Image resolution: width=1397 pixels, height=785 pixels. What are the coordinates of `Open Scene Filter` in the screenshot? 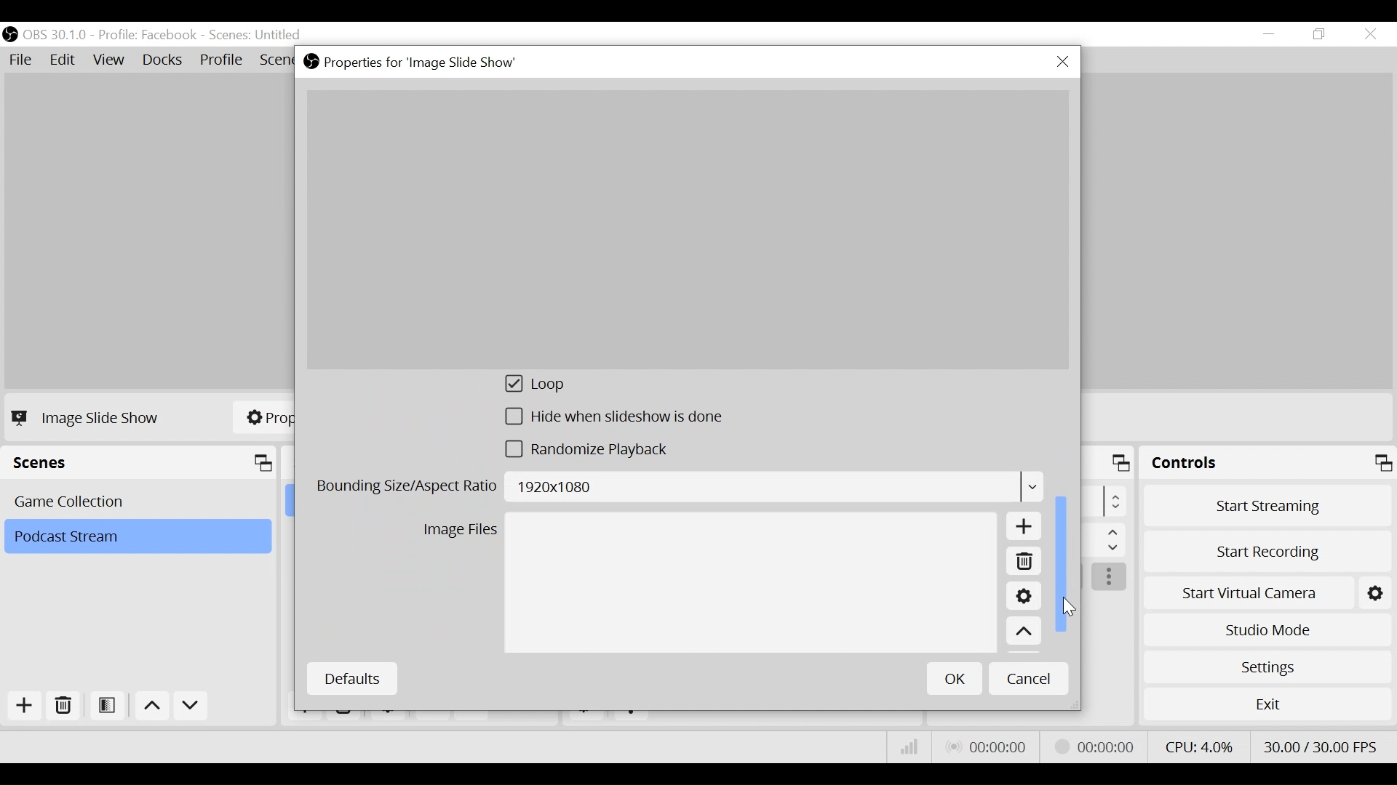 It's located at (110, 706).